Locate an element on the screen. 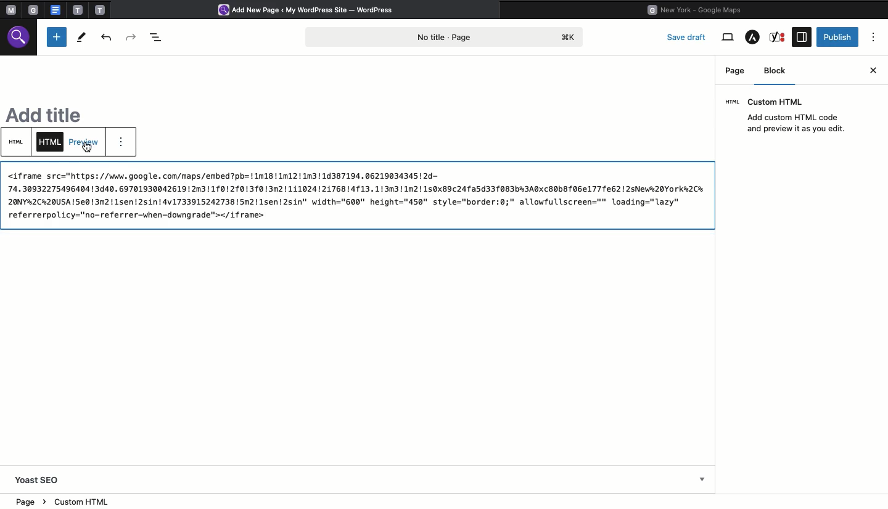 The height and width of the screenshot is (509, 888). View is located at coordinates (728, 38).